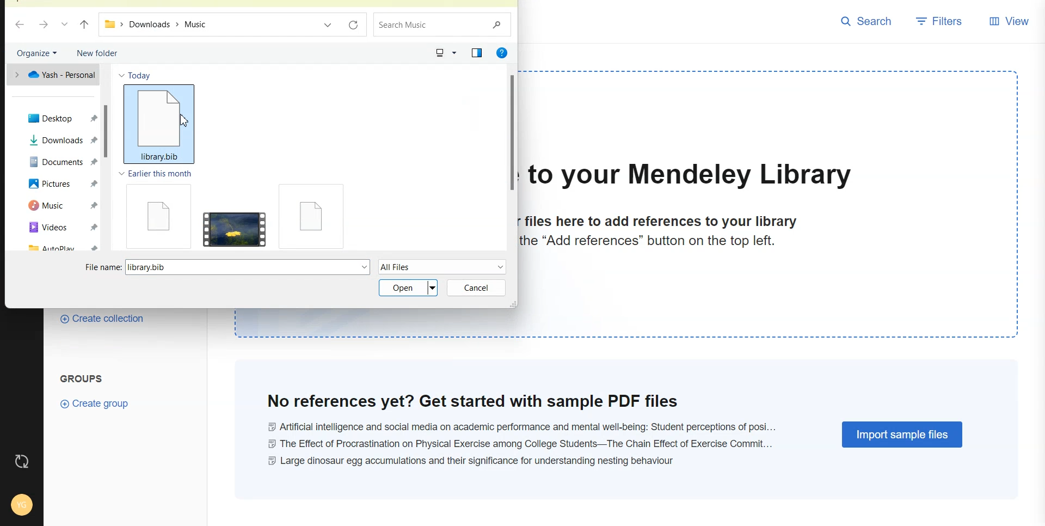 This screenshot has width=1045, height=526. Describe the element at coordinates (530, 444) in the screenshot. I see `@ Artificial intelligence and social media on academic performance and mental well-being: Student perceptions of posi...
© The Effect of Procrastination on Physical Exercise among College Students—The Chain Effect of Exercise Commit...
© Large dinosaur egg accumulations and their significance for understanding nesting behaviour` at that location.